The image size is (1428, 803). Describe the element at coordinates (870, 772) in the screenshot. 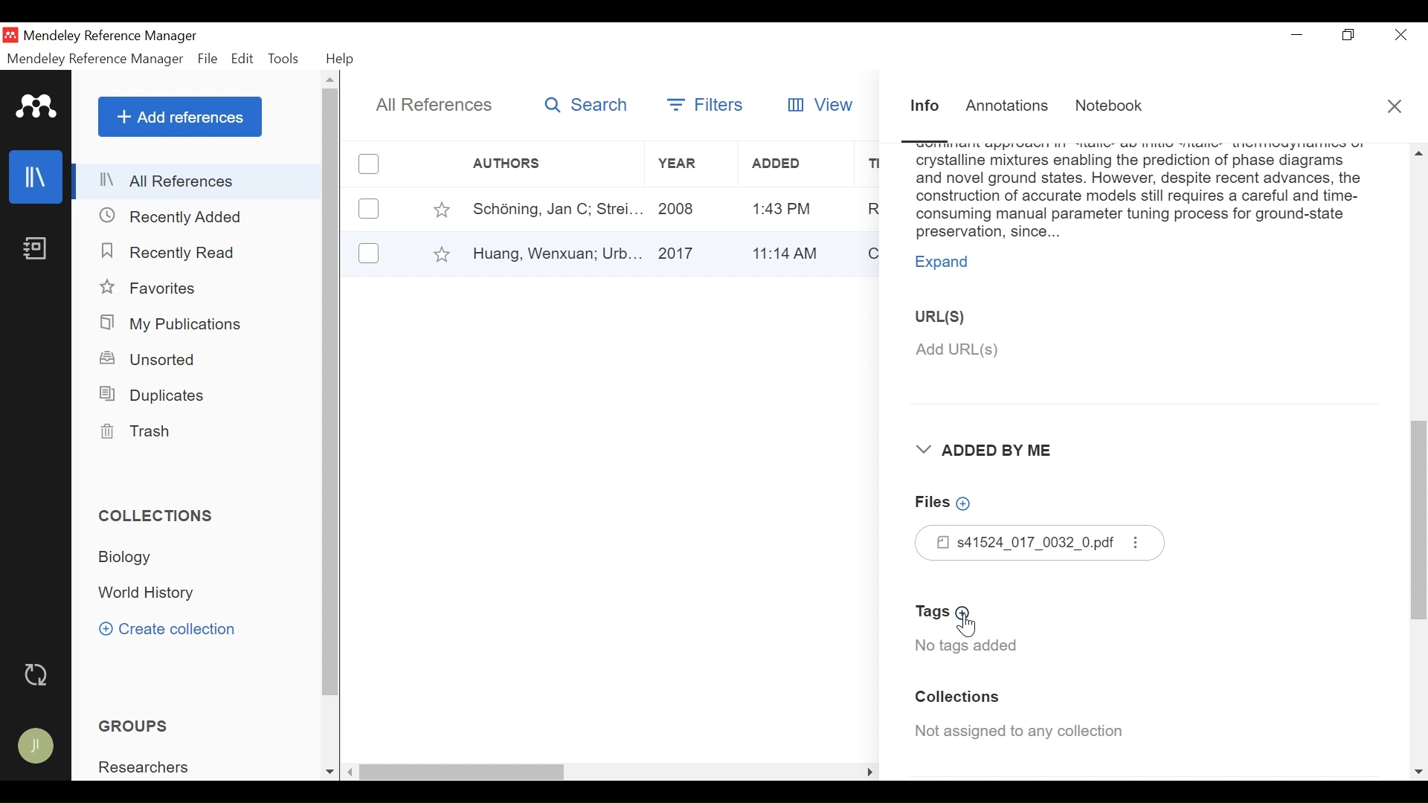

I see `Scroll Right` at that location.